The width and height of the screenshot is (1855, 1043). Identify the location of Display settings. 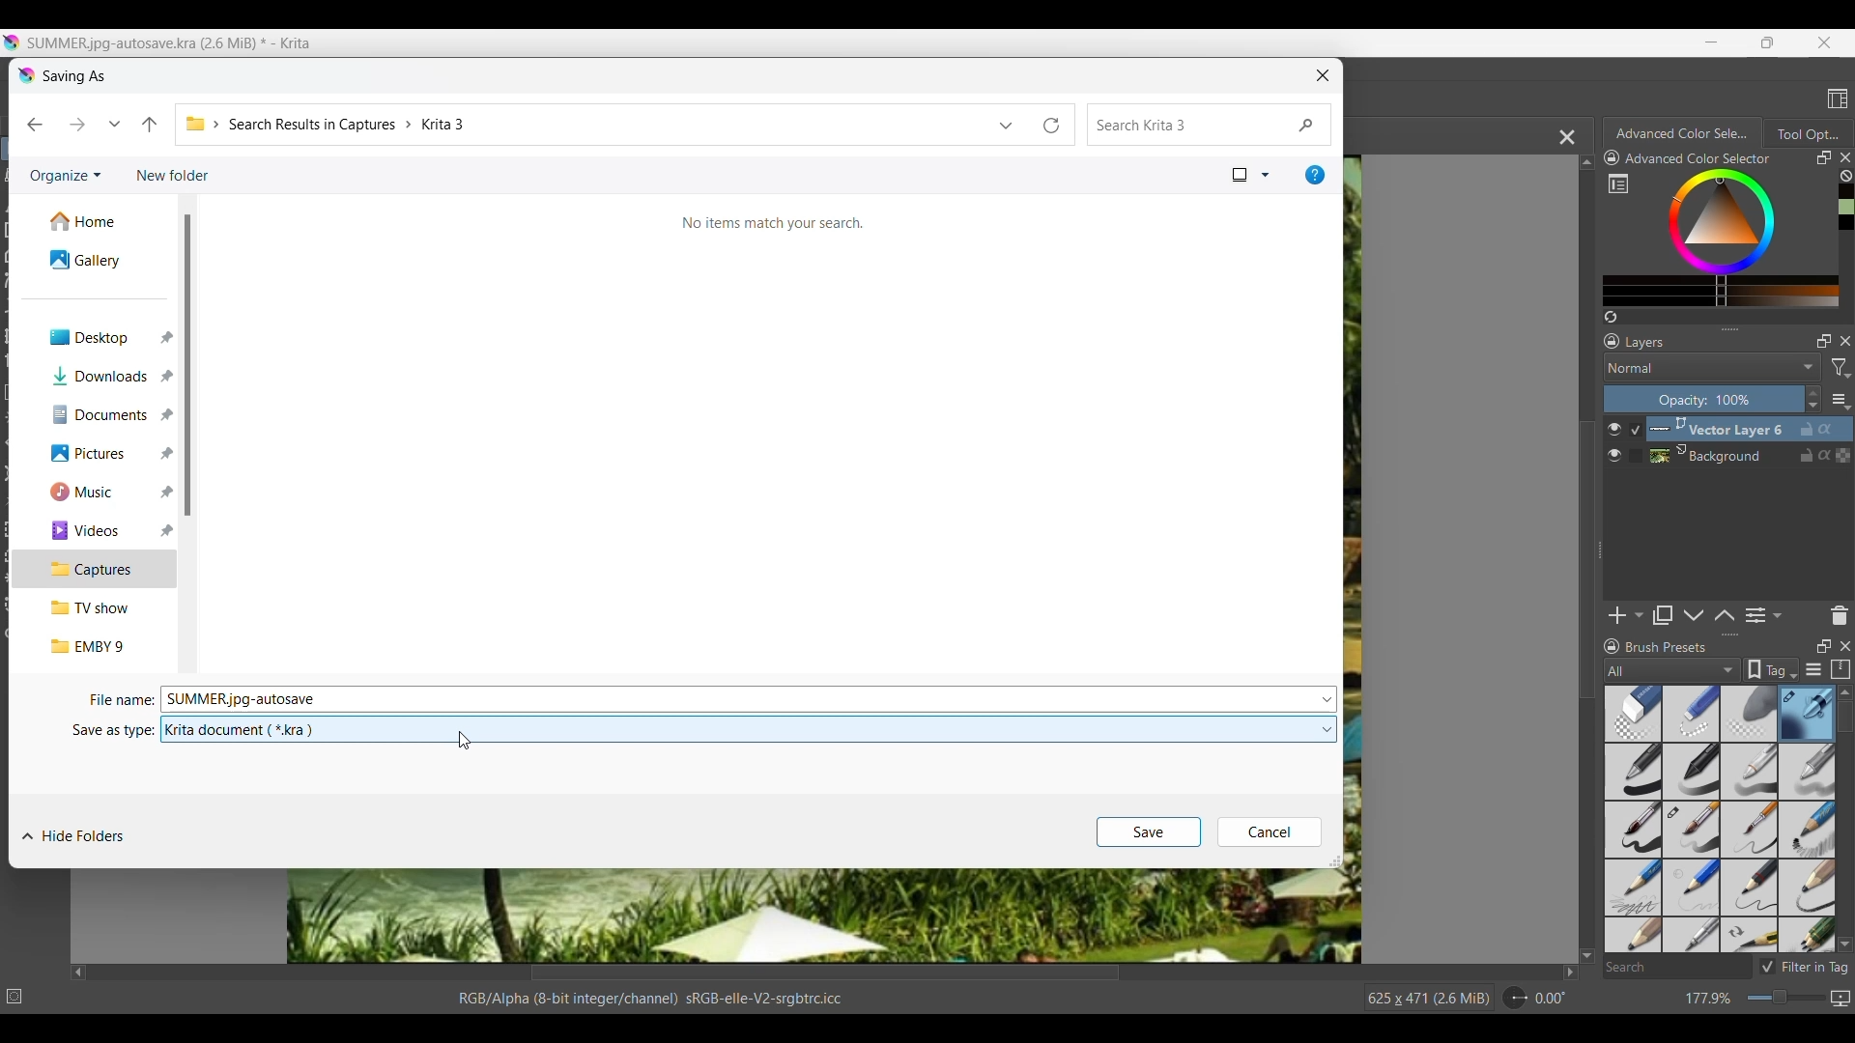
(1813, 669).